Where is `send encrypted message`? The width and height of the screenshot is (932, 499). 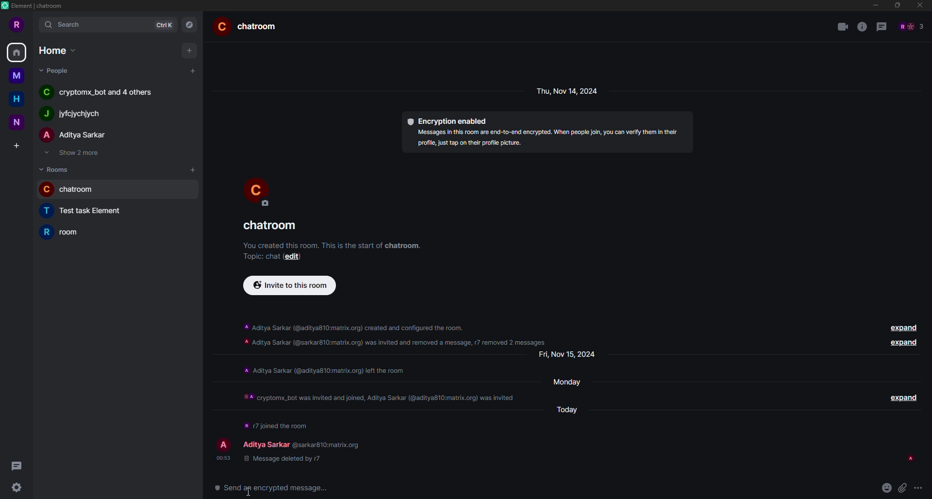
send encrypted message is located at coordinates (273, 489).